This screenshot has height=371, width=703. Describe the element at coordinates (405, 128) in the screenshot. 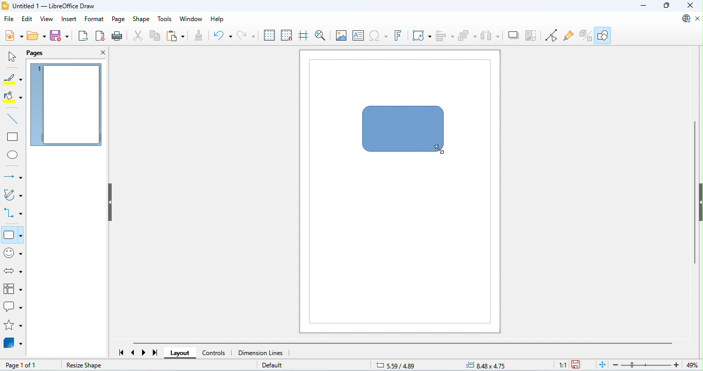

I see `rounded rectangle has been dragged and mouse up` at that location.